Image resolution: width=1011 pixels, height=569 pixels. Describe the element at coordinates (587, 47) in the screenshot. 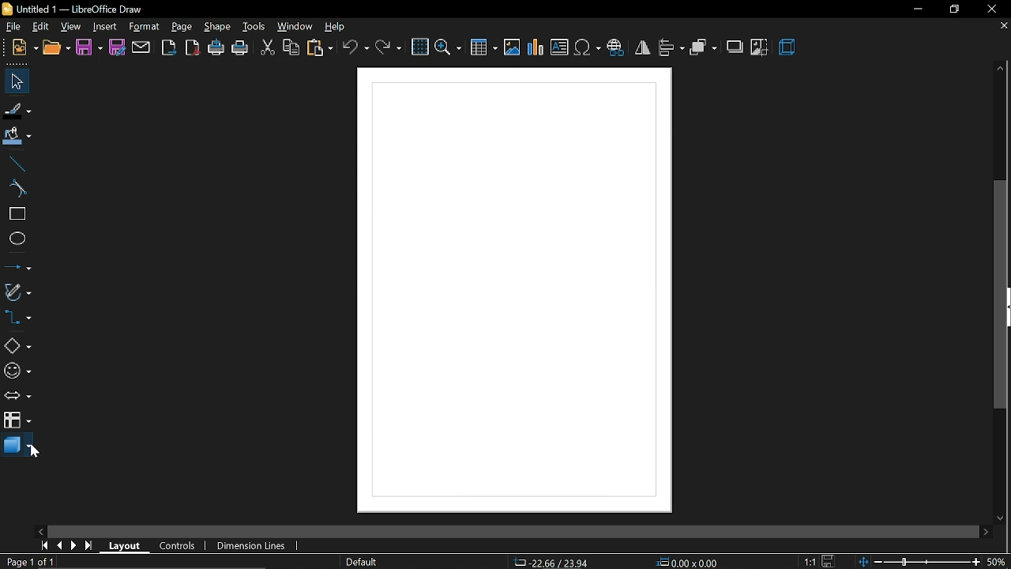

I see `insert symbol` at that location.